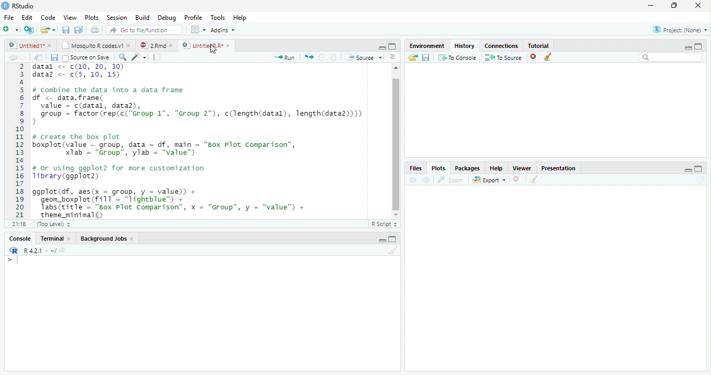 This screenshot has width=711, height=375. What do you see at coordinates (213, 49) in the screenshot?
I see `cursor` at bounding box center [213, 49].